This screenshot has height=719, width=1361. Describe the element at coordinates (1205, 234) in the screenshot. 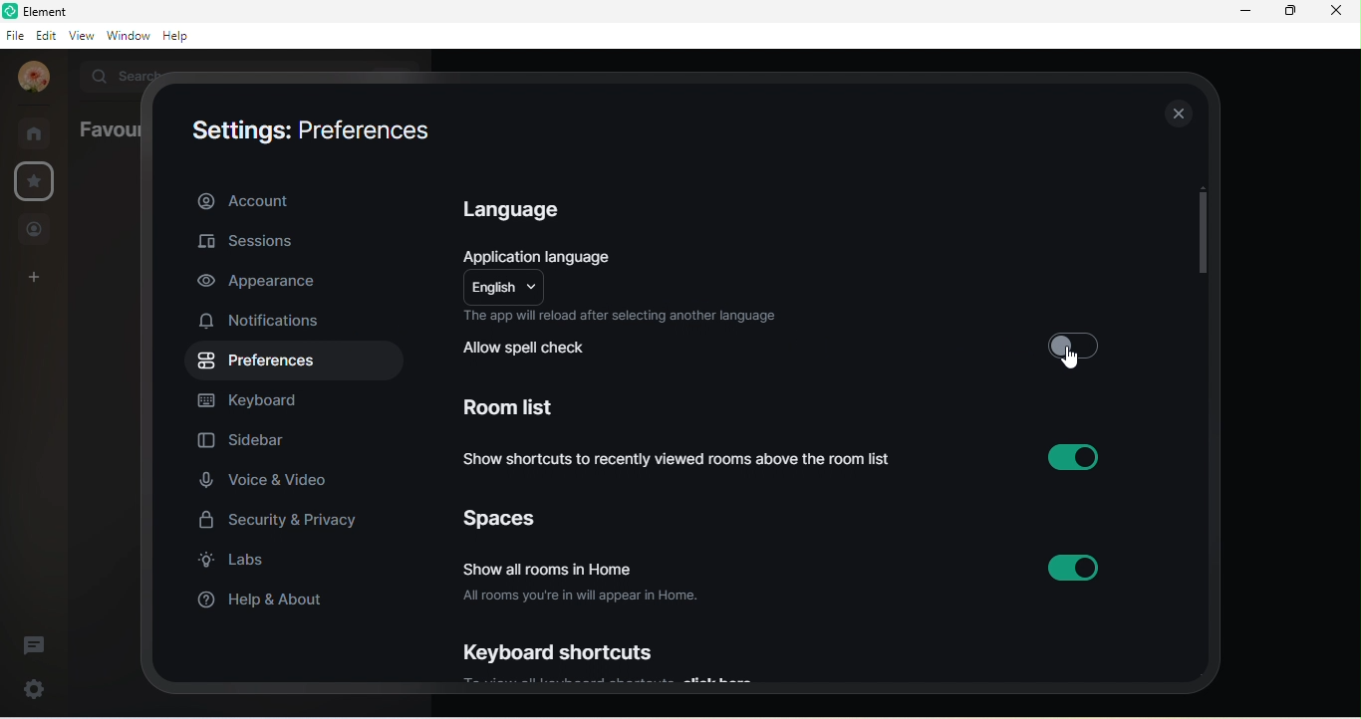

I see `vertical scroll bar` at that location.